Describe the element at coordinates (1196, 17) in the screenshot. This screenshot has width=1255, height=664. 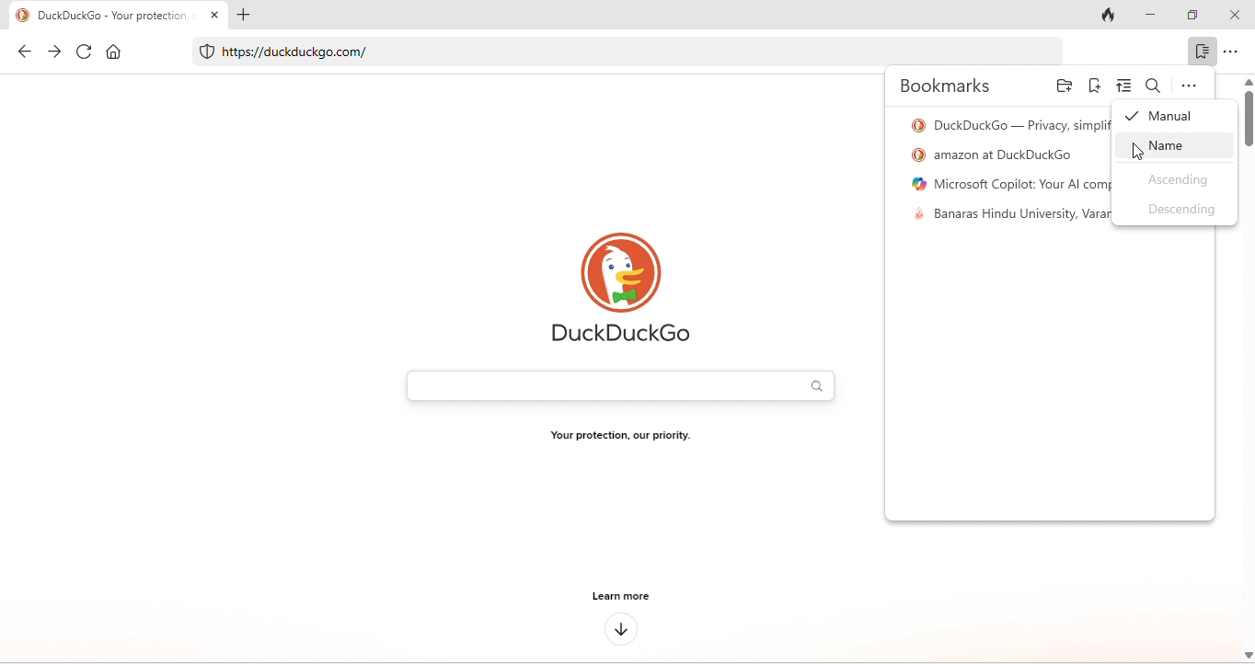
I see `maximize` at that location.